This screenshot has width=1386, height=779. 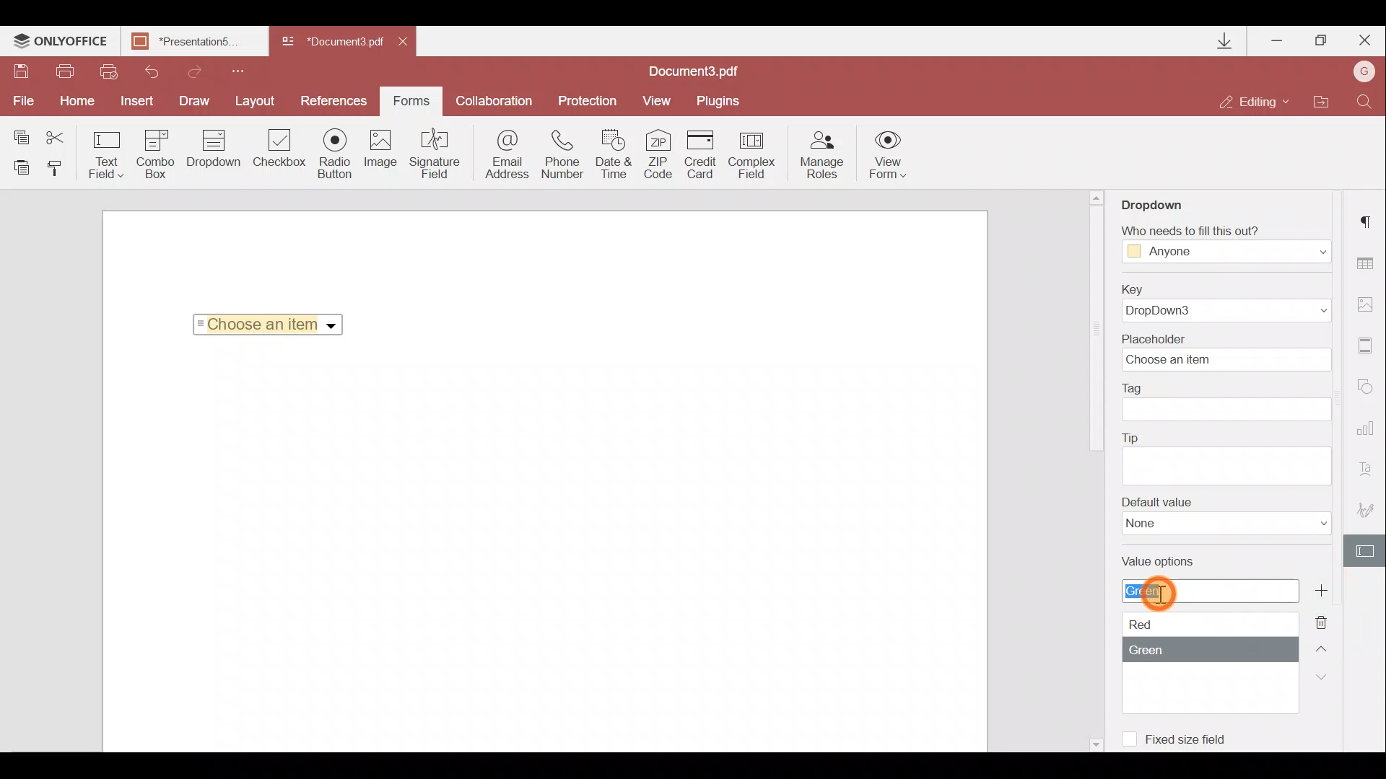 I want to click on Scroll bar, so click(x=1095, y=333).